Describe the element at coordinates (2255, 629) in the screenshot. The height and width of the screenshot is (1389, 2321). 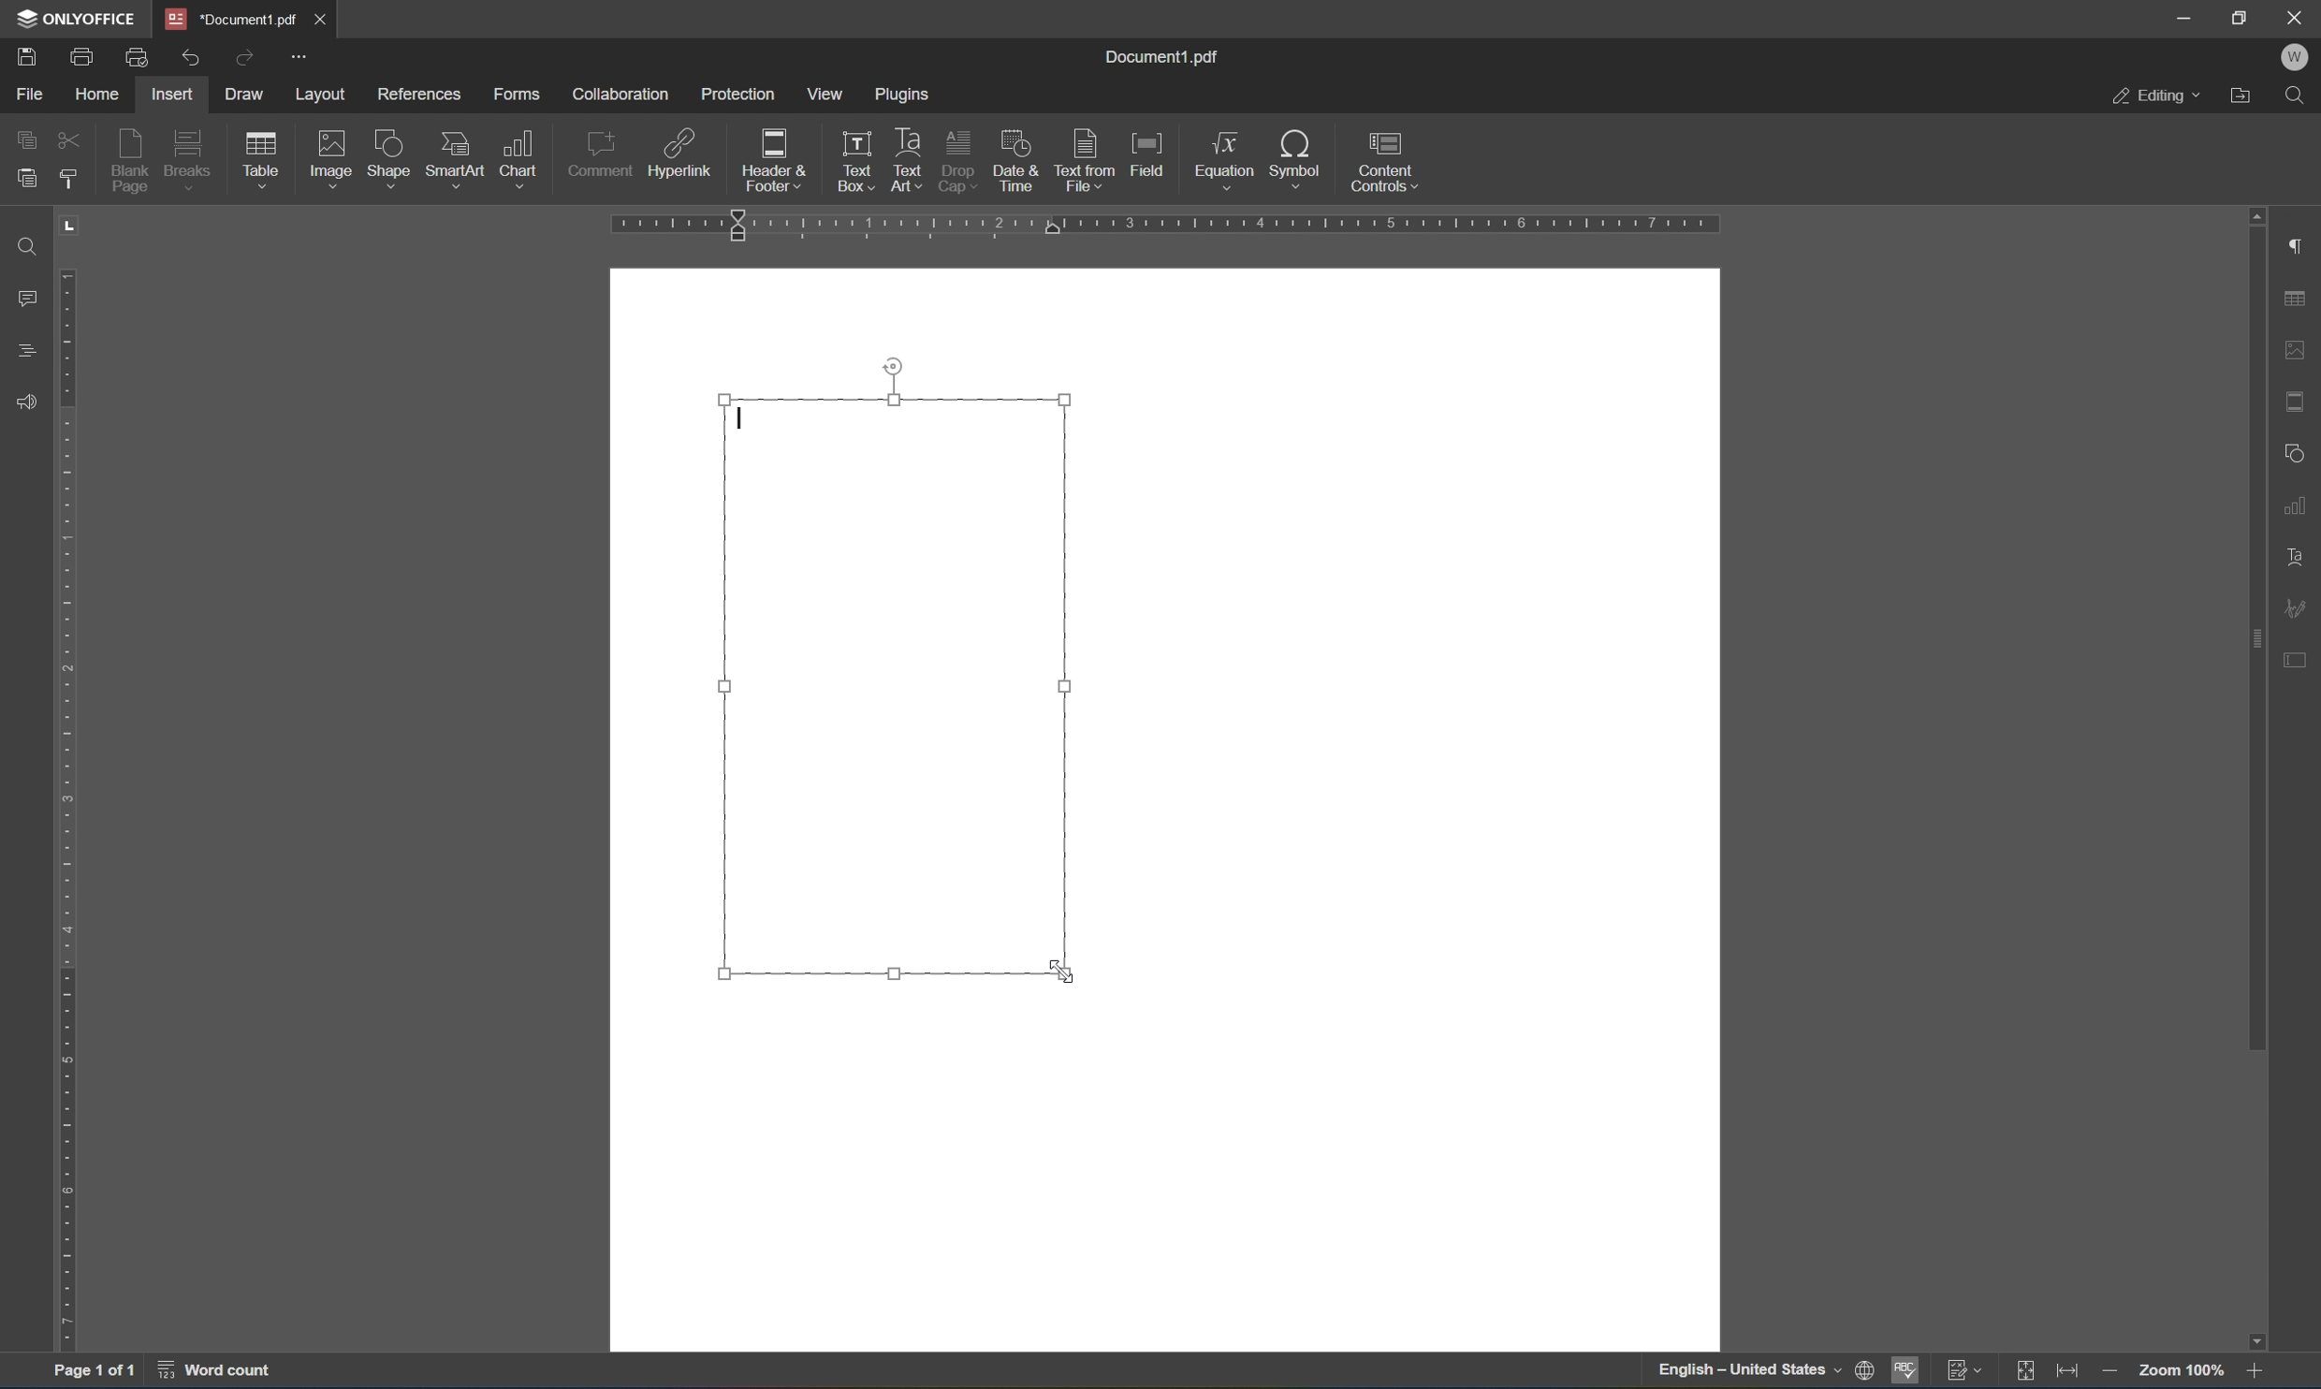
I see `scroll bar settings` at that location.